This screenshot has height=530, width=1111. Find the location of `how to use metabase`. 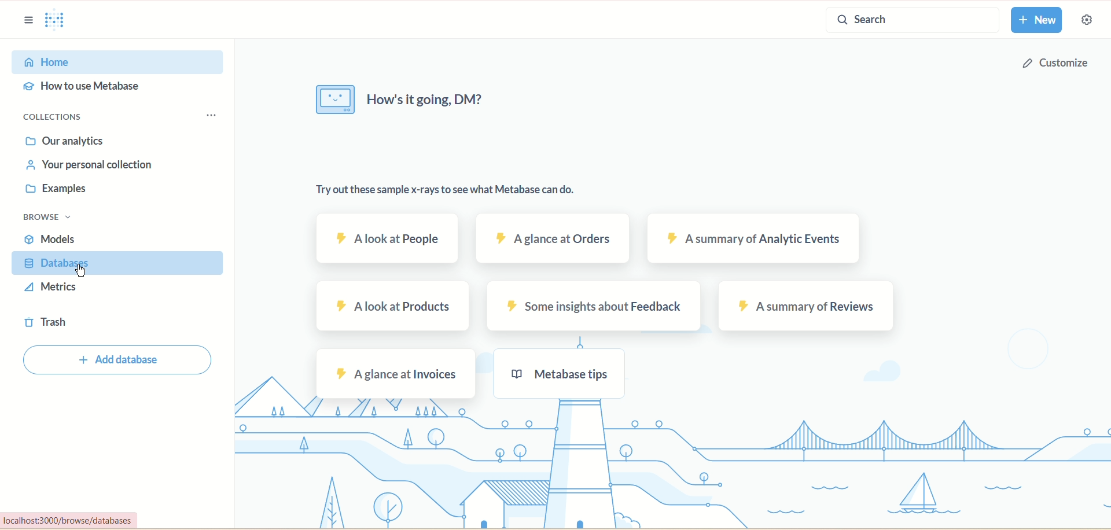

how to use metabase is located at coordinates (81, 87).